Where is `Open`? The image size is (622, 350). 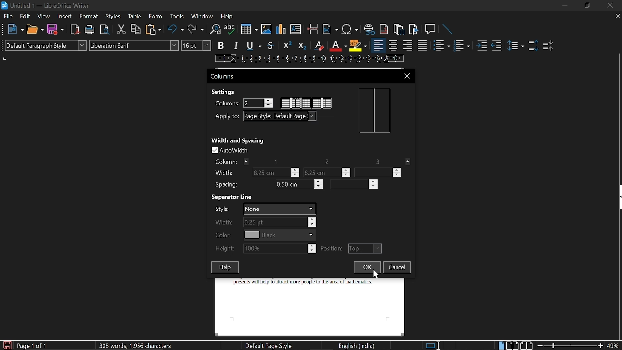
Open is located at coordinates (35, 30).